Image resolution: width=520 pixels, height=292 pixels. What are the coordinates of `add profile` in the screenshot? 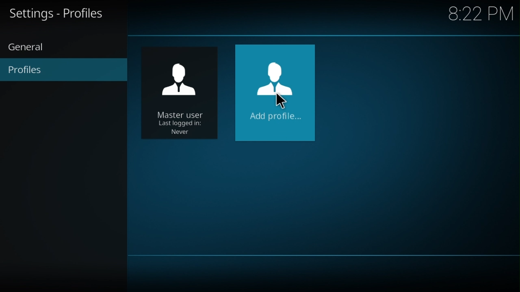 It's located at (276, 93).